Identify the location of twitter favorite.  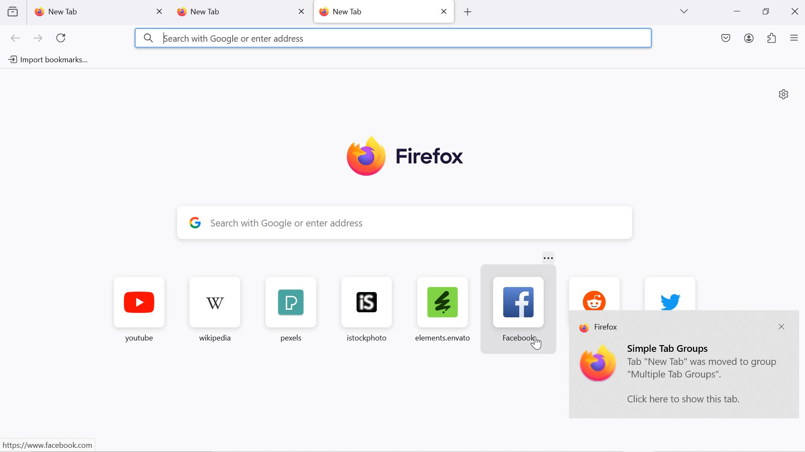
(670, 293).